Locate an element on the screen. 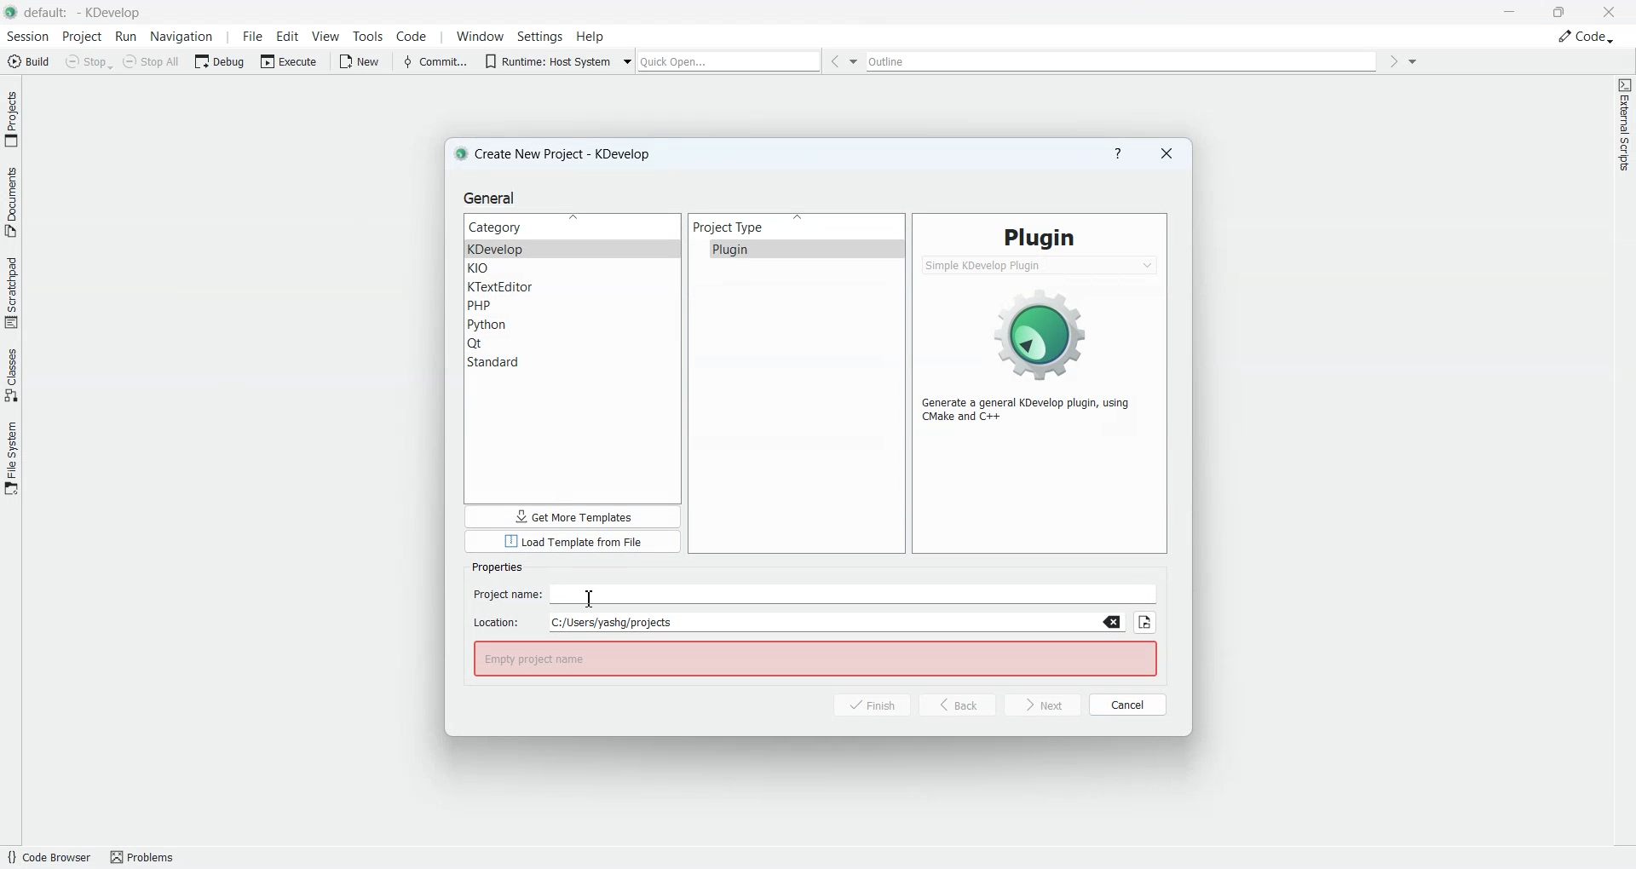 The height and width of the screenshot is (869, 1636). Open file dialogue is located at coordinates (1145, 623).